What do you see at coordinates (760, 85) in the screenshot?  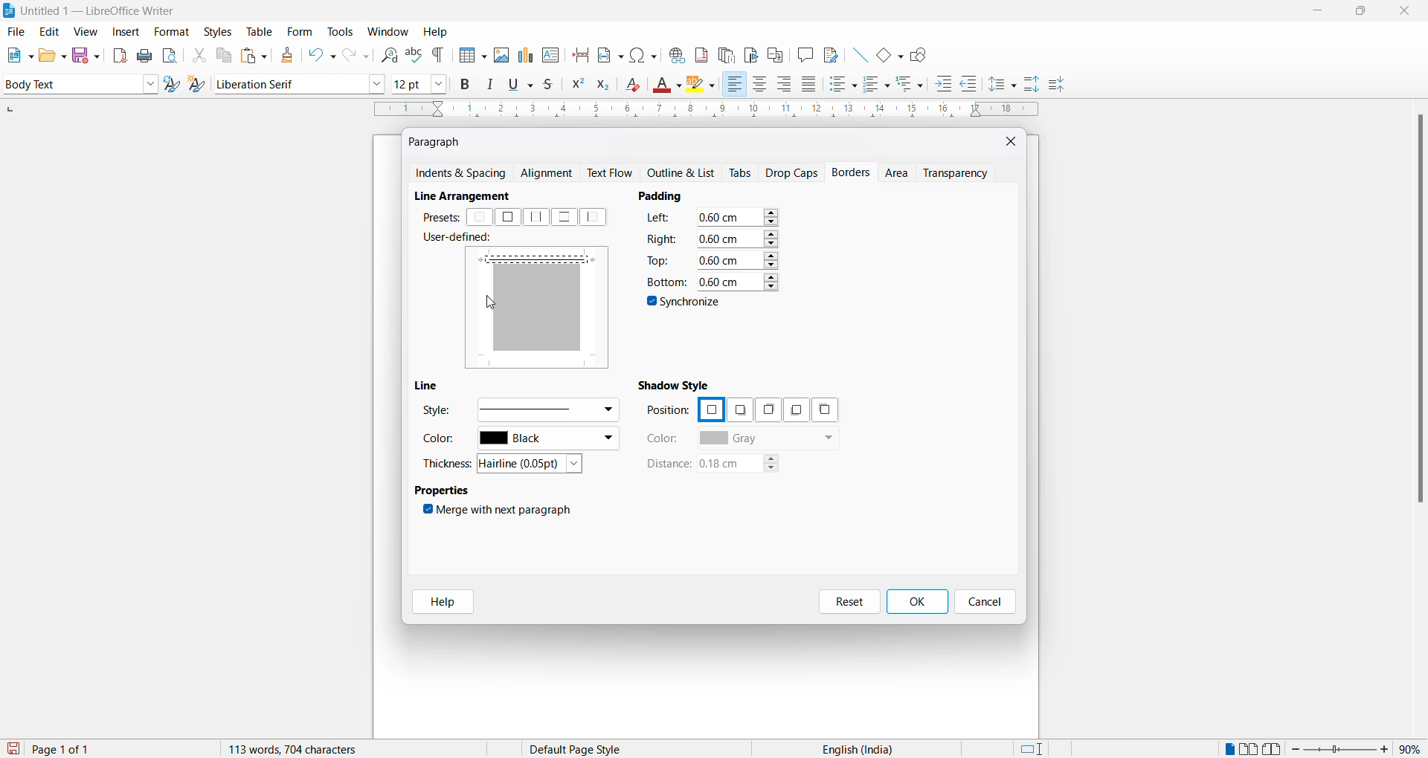 I see `text align center` at bounding box center [760, 85].